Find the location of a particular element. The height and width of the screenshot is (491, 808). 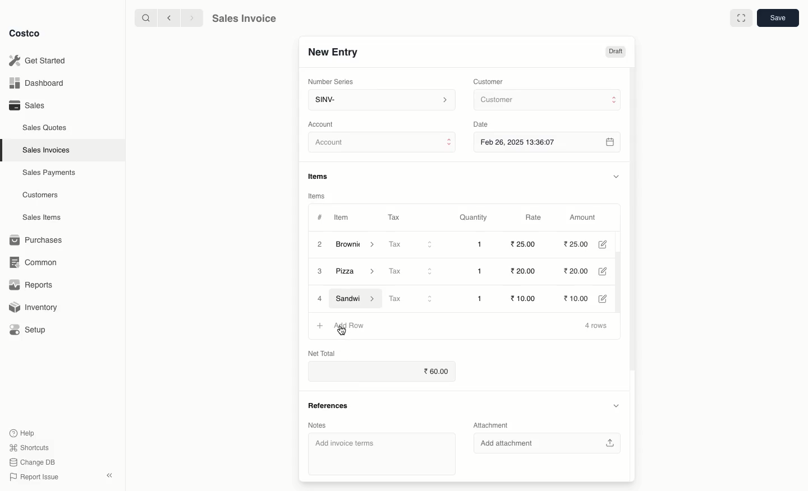

Draft is located at coordinates (616, 52).